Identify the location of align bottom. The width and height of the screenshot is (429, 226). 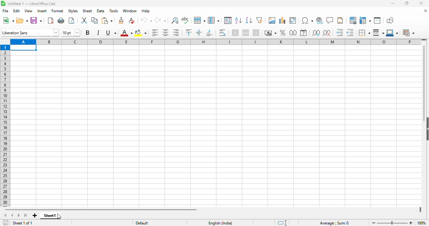
(210, 33).